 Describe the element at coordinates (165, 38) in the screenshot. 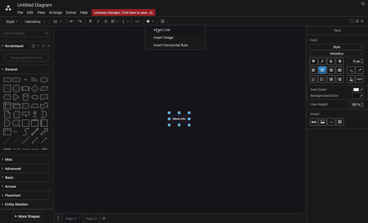

I see `Insert image` at that location.